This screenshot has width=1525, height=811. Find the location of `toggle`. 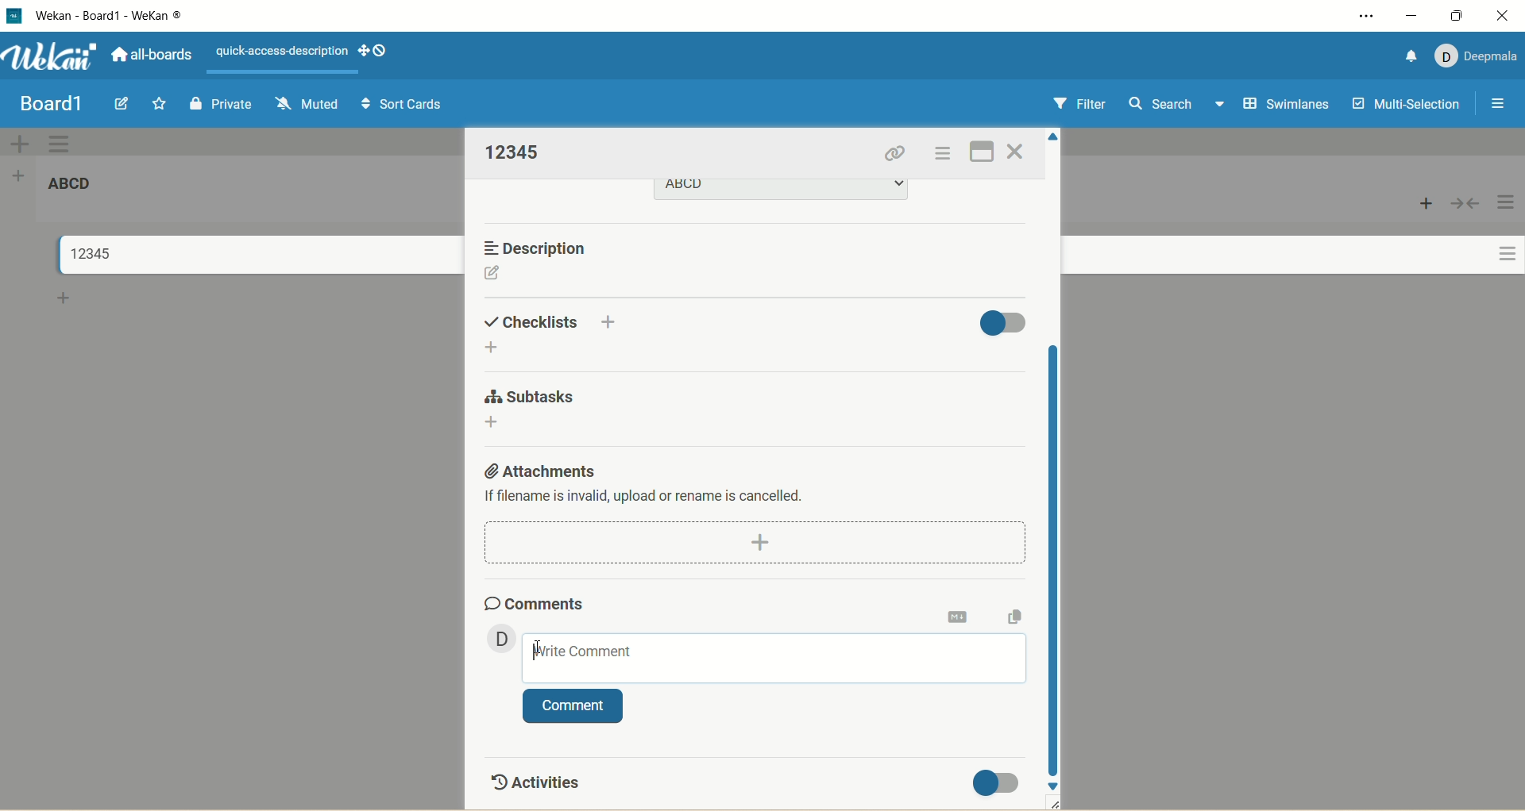

toggle is located at coordinates (1000, 782).